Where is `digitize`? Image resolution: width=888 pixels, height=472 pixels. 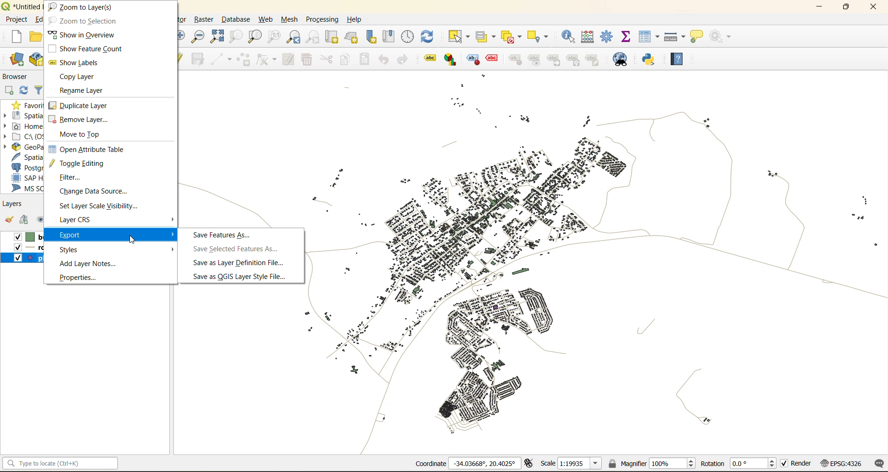
digitize is located at coordinates (220, 59).